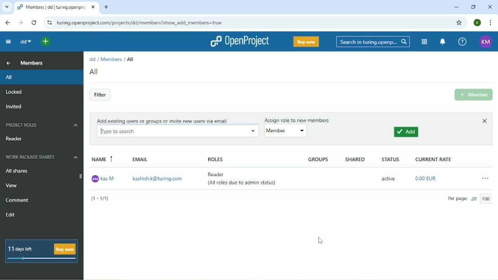 Image resolution: width=498 pixels, height=280 pixels. What do you see at coordinates (177, 131) in the screenshot?
I see `Type to search` at bounding box center [177, 131].